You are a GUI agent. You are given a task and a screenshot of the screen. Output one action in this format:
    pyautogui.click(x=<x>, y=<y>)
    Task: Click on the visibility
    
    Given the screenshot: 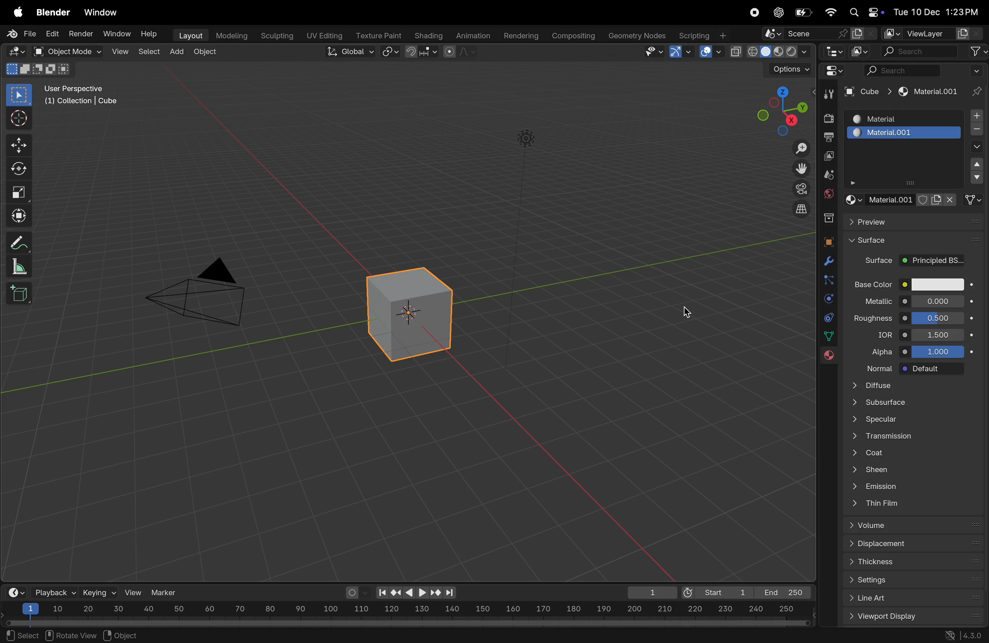 What is the action you would take?
    pyautogui.click(x=652, y=52)
    